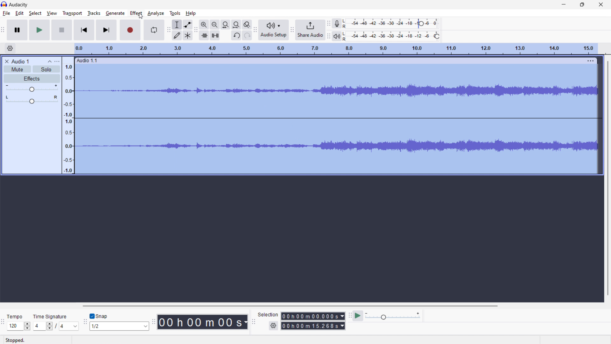  What do you see at coordinates (273, 30) in the screenshot?
I see `audio setup` at bounding box center [273, 30].